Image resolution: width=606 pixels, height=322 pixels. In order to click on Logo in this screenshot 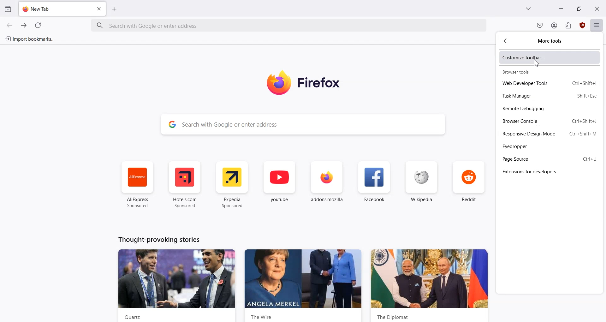, I will do `click(312, 83)`.